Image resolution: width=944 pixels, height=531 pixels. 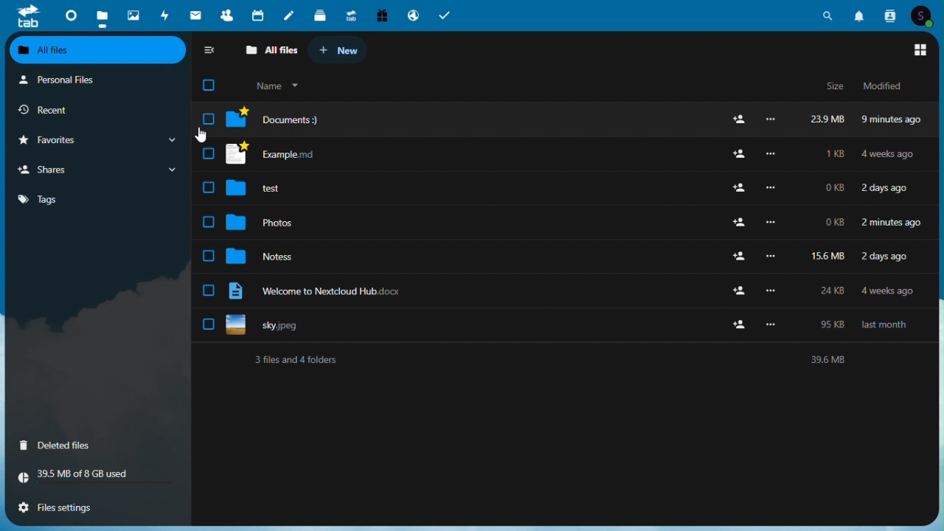 I want to click on Files, so click(x=575, y=255).